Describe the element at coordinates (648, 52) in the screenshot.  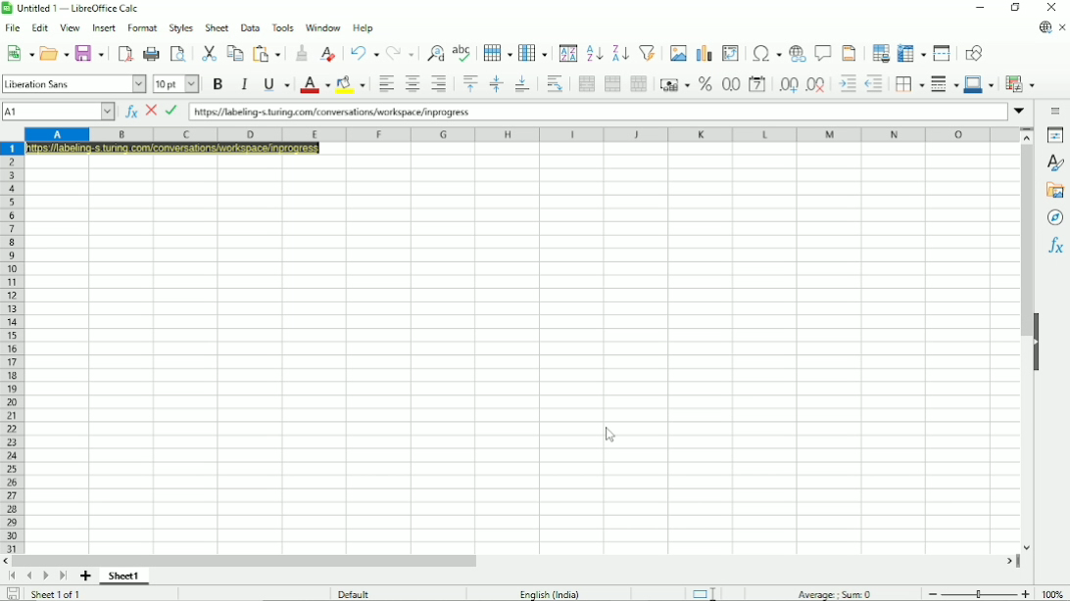
I see `Autofilter` at that location.